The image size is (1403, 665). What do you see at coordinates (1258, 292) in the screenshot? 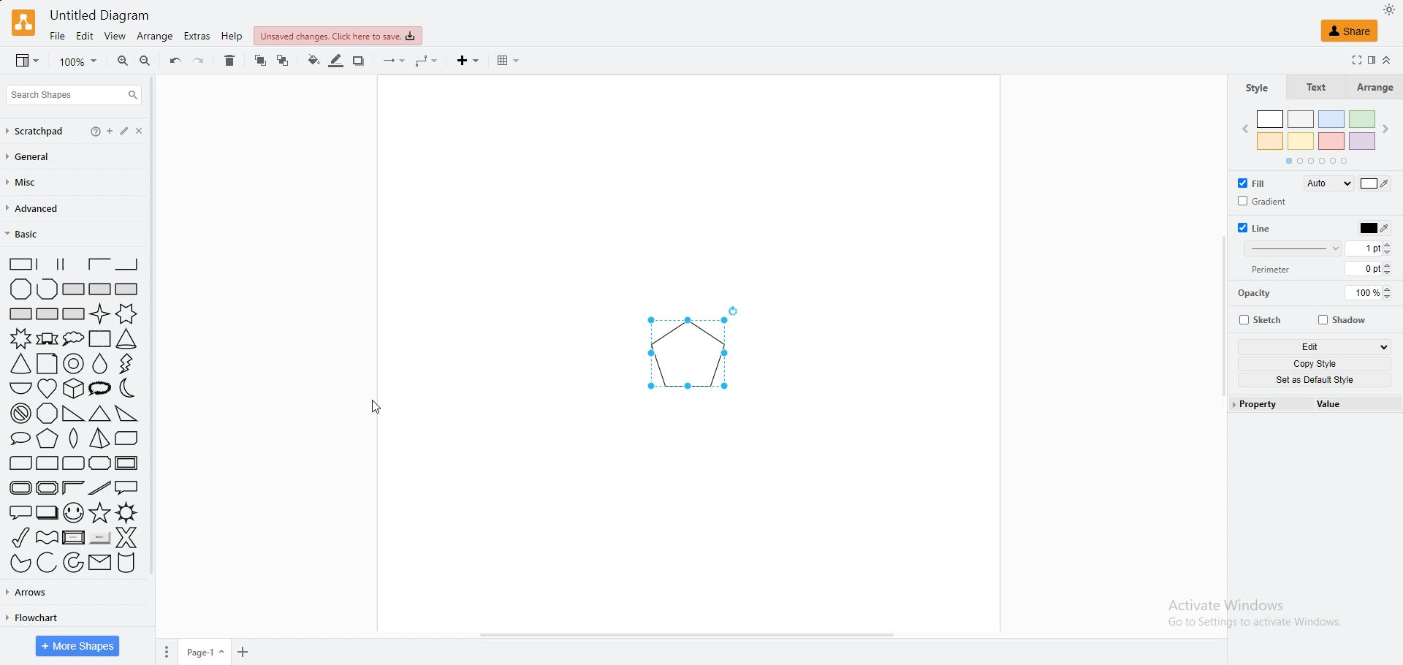
I see `opacity` at bounding box center [1258, 292].